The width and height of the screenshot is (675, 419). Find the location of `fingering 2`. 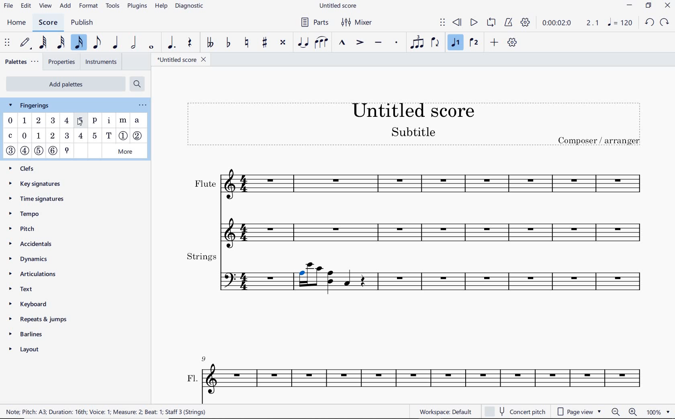

fingering 2 is located at coordinates (39, 121).